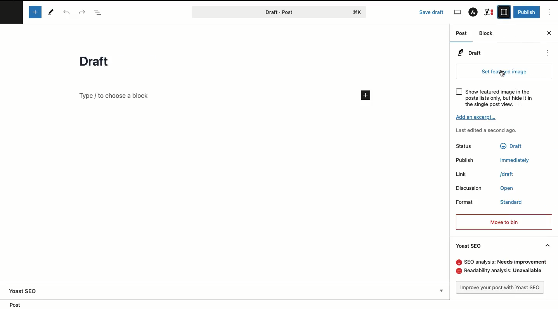 The width and height of the screenshot is (558, 309). What do you see at coordinates (515, 160) in the screenshot?
I see `text` at bounding box center [515, 160].